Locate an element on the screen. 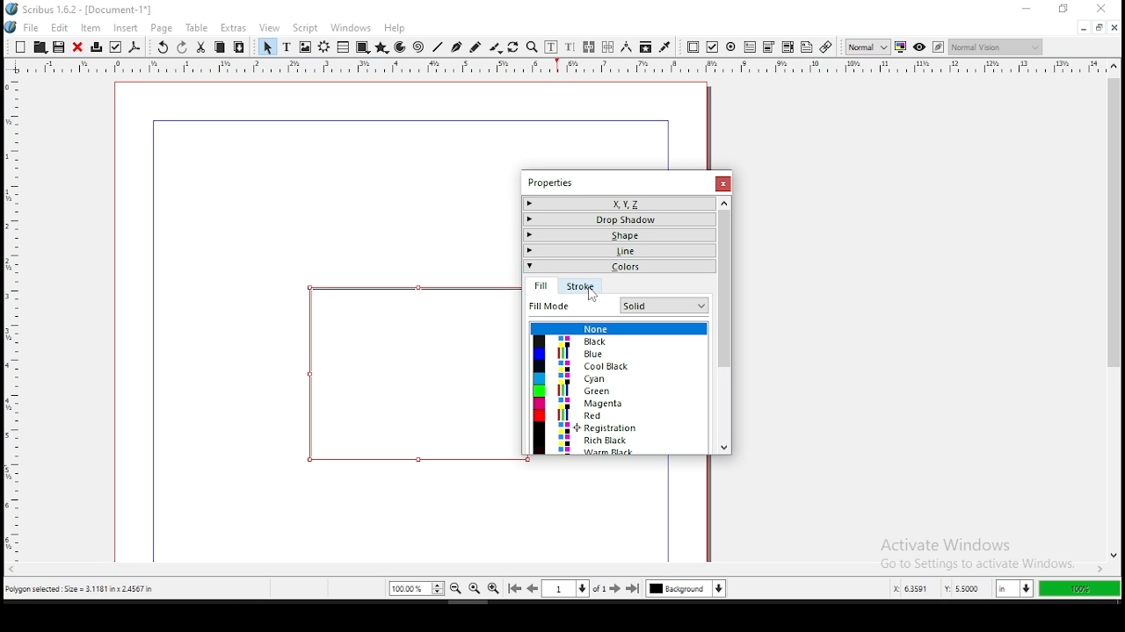 This screenshot has width=1125, height=632. stroke is located at coordinates (577, 286).